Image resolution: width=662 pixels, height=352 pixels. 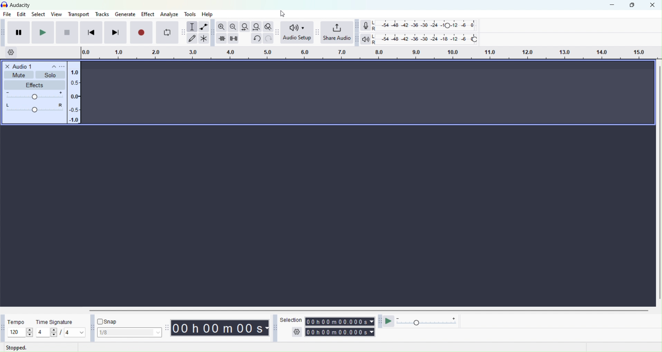 I want to click on Timing of track, so click(x=340, y=332).